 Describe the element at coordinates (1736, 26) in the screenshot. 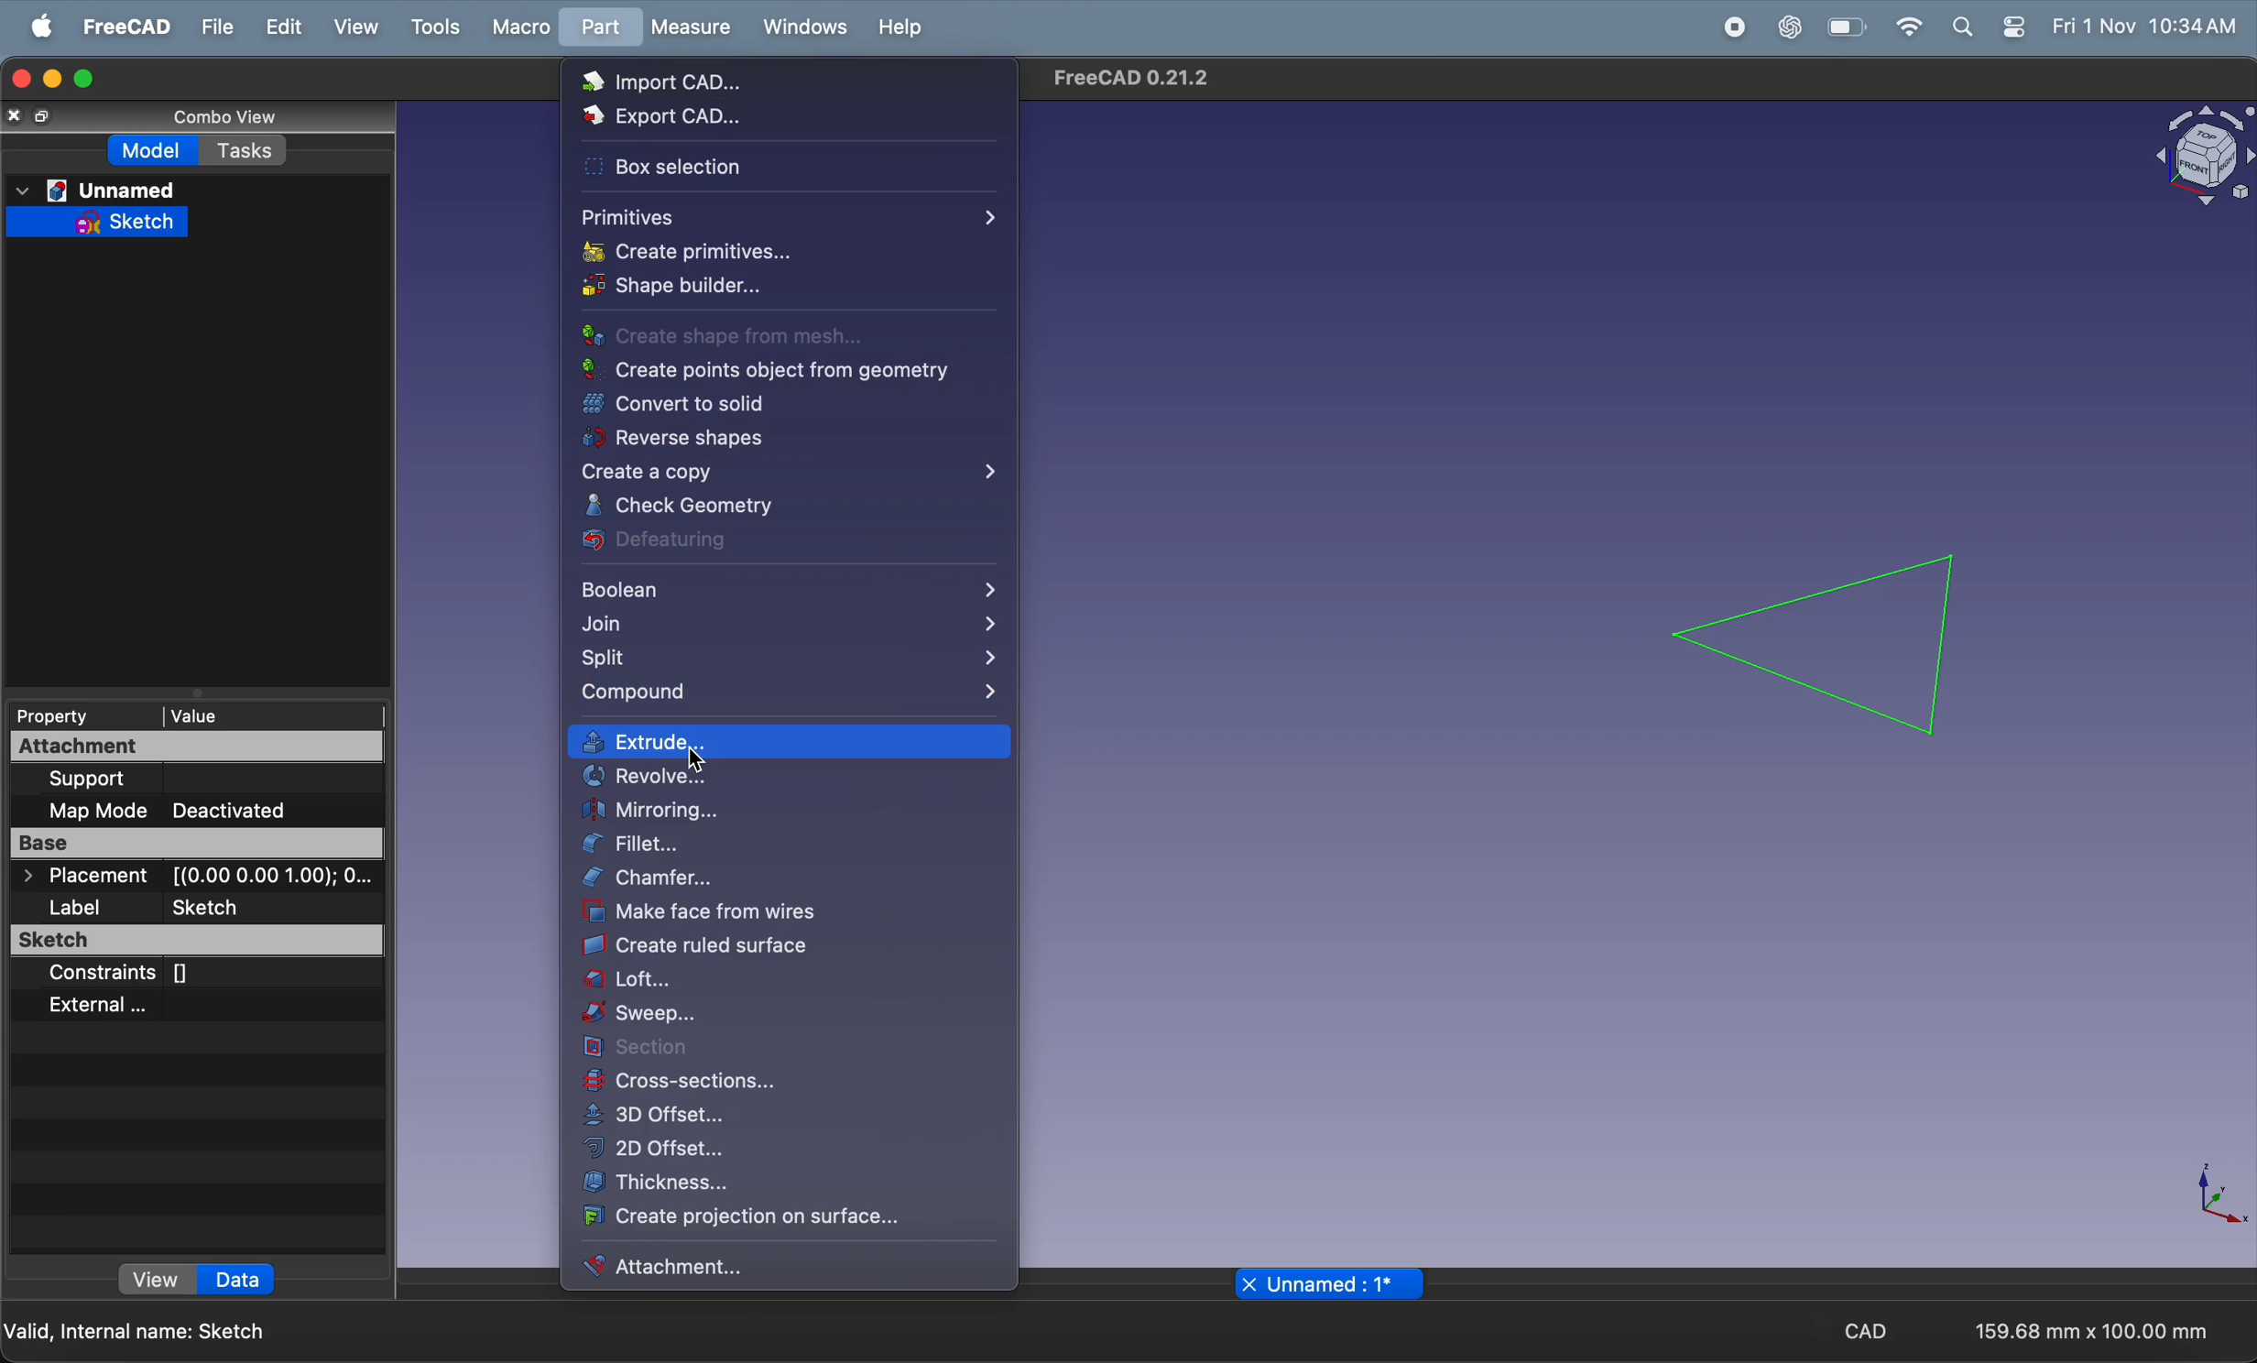

I see `record` at that location.